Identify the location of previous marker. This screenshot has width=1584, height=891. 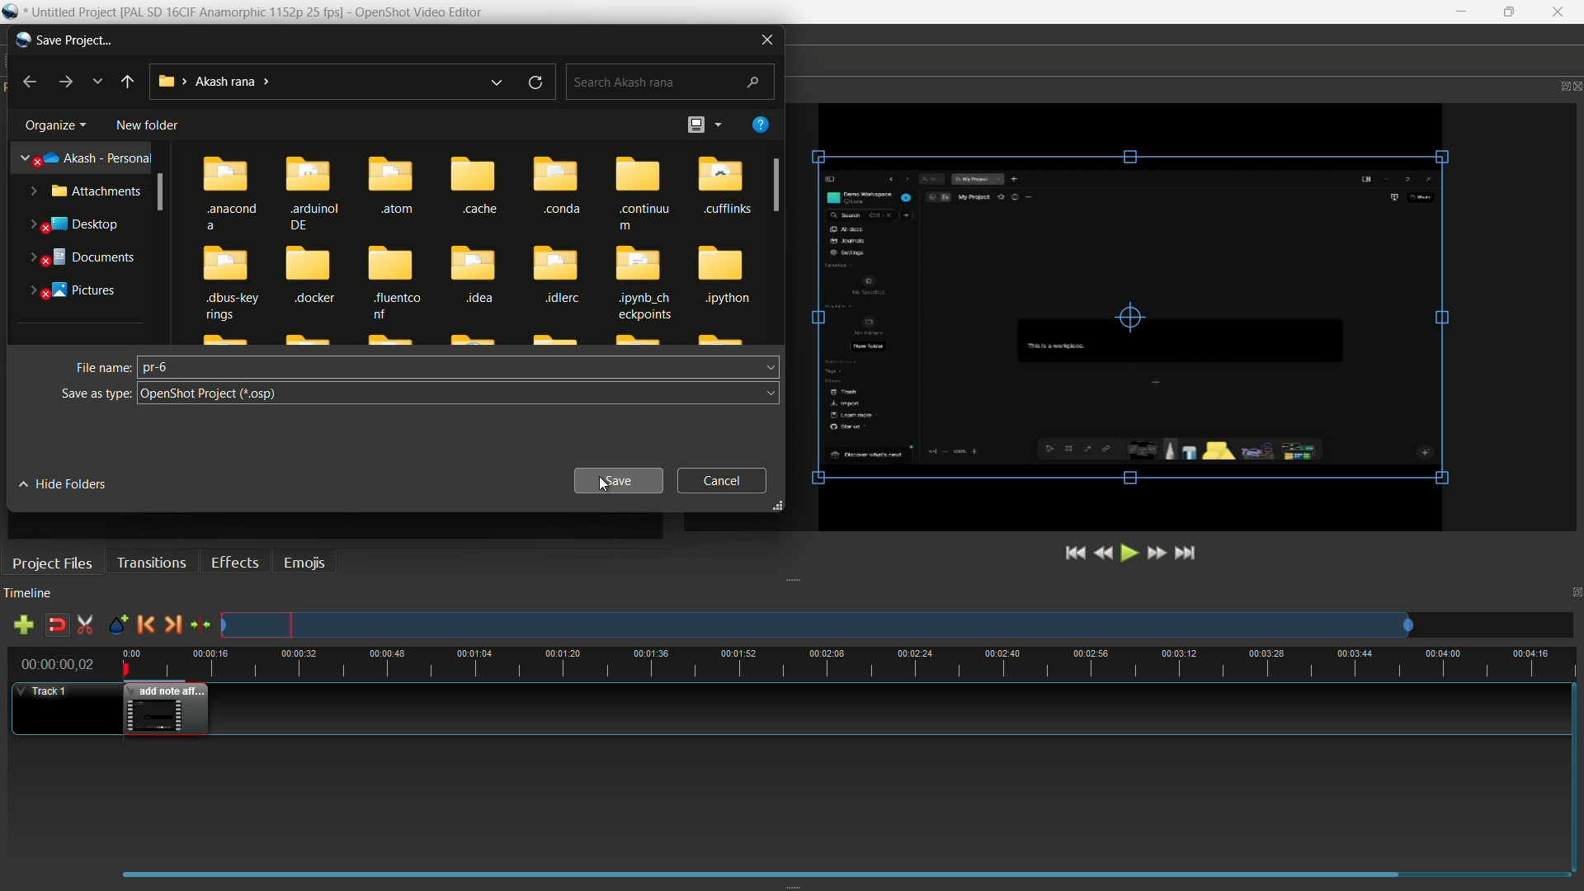
(143, 626).